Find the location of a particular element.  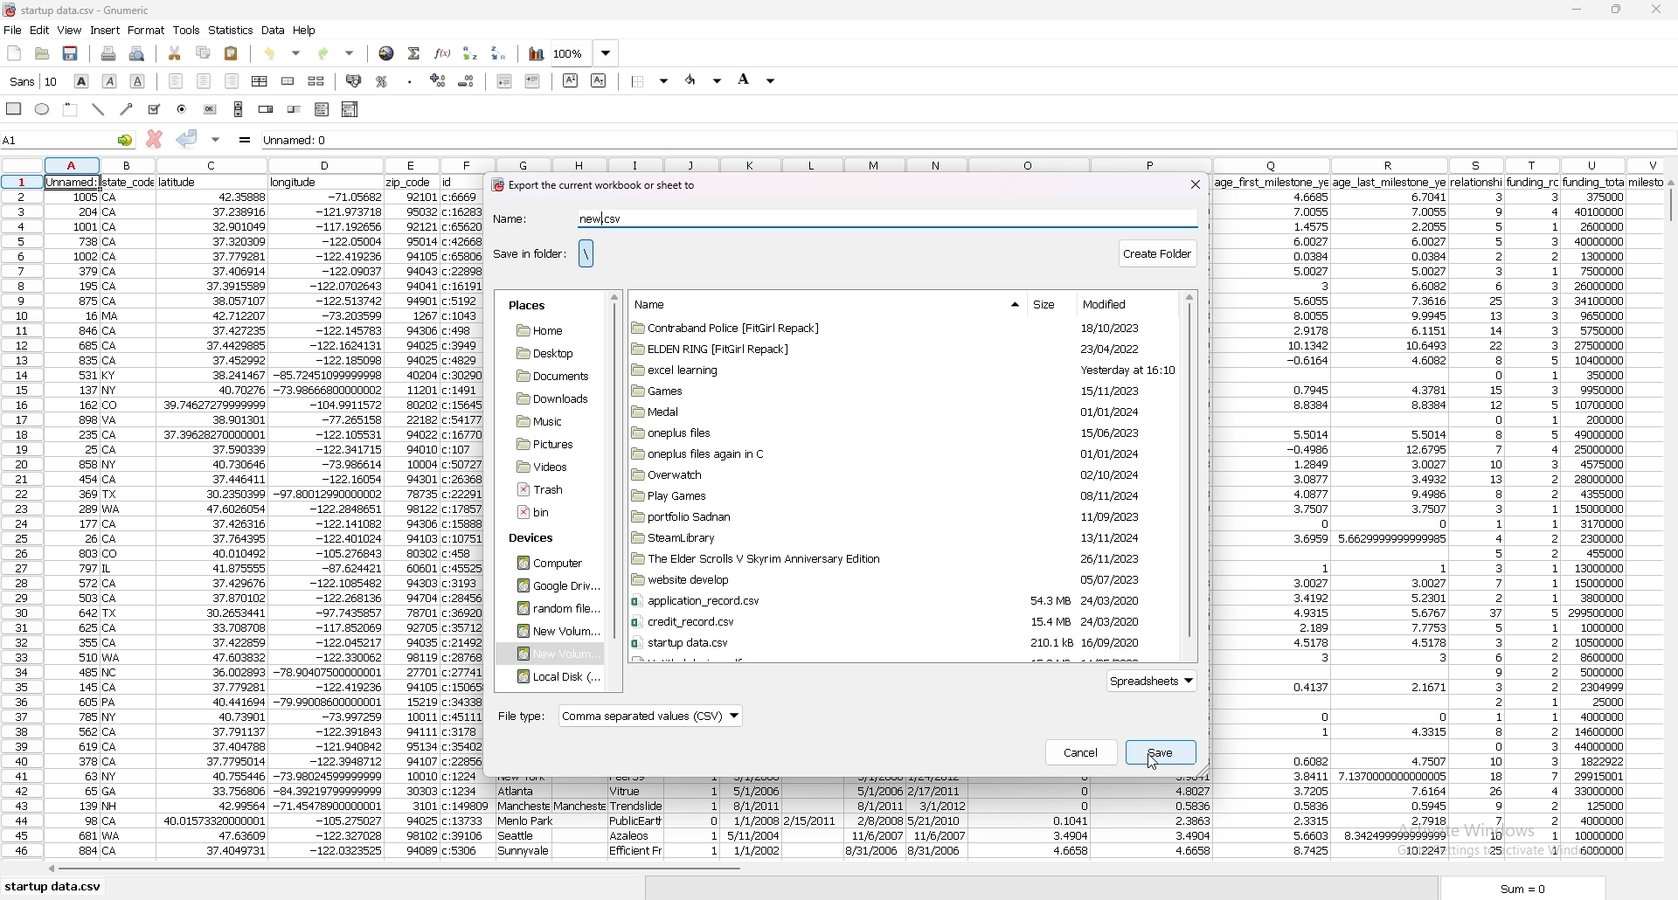

edit is located at coordinates (40, 31).